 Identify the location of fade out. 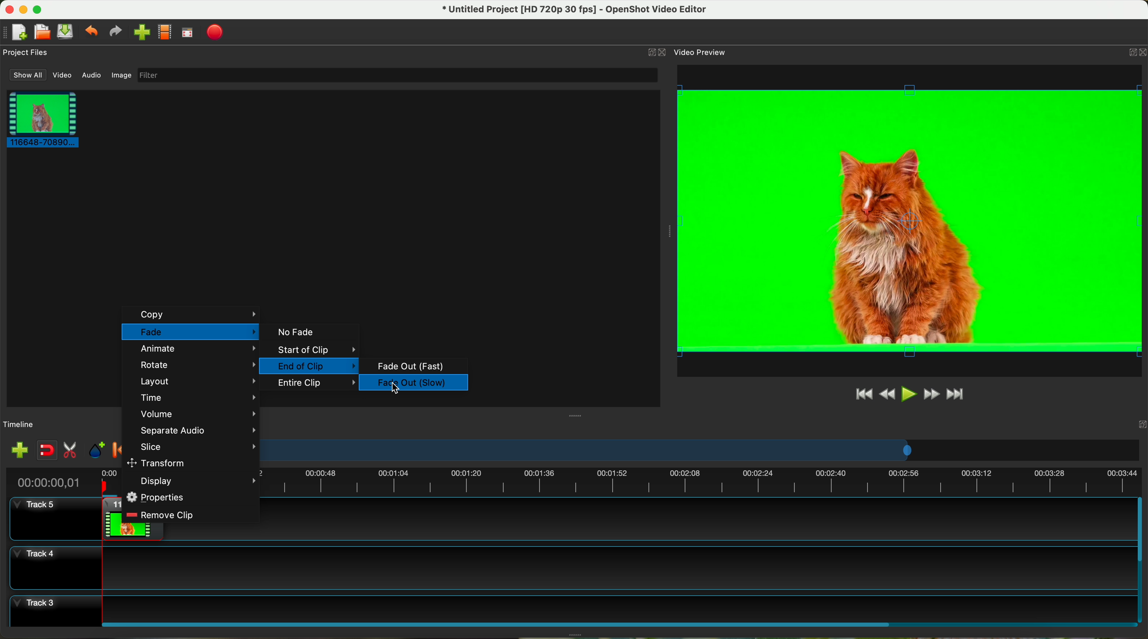
(410, 366).